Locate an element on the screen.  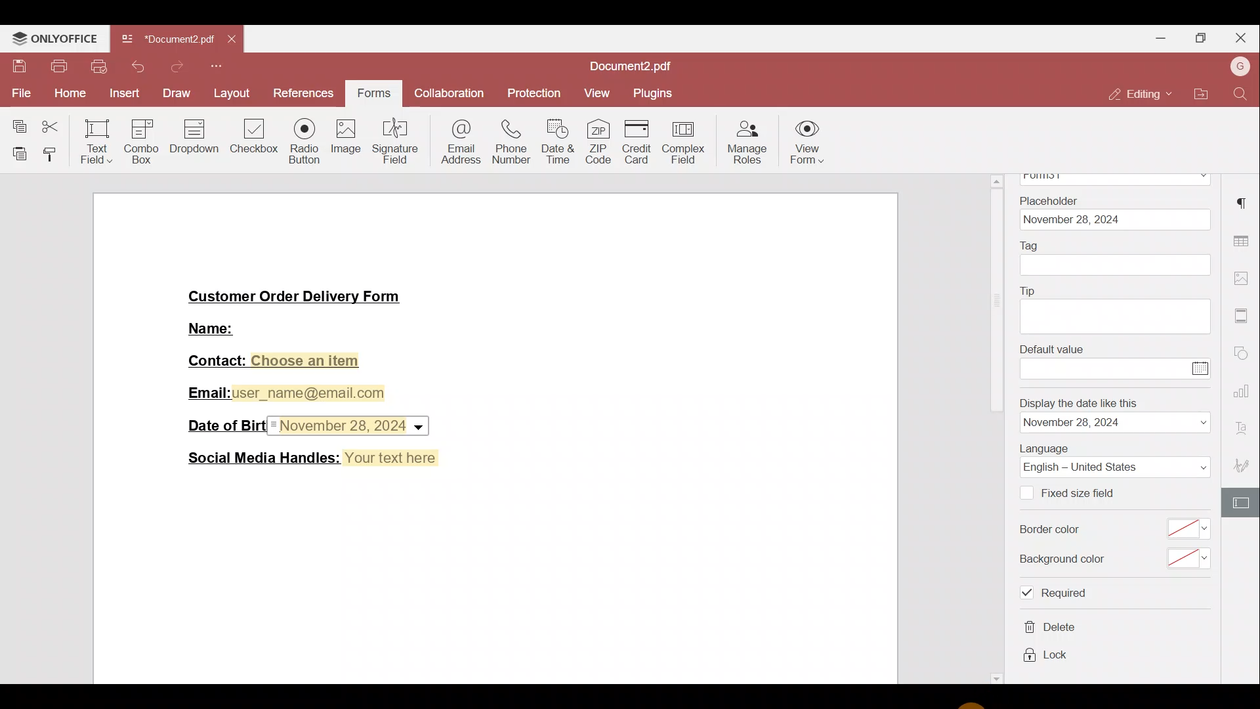
ZIP code is located at coordinates (602, 143).